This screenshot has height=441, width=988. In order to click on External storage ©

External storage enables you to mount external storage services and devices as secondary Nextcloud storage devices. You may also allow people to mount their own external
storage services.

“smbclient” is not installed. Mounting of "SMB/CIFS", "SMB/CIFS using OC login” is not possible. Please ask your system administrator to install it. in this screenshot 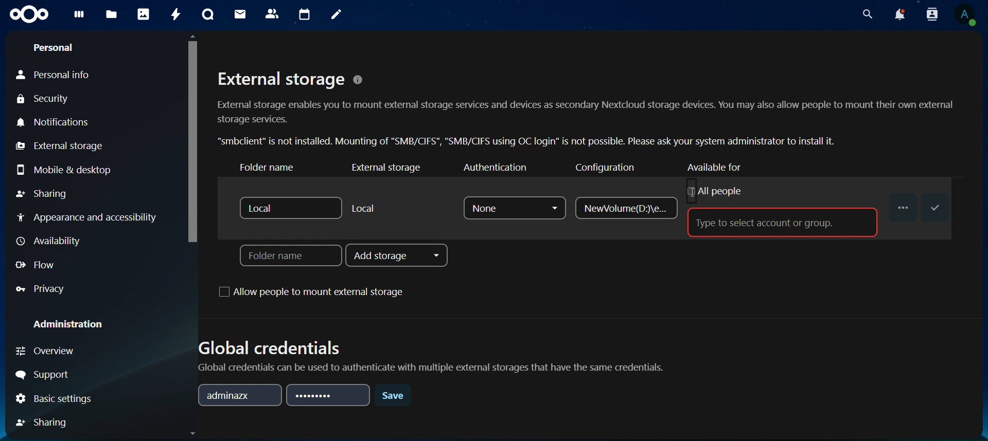, I will do `click(586, 107)`.